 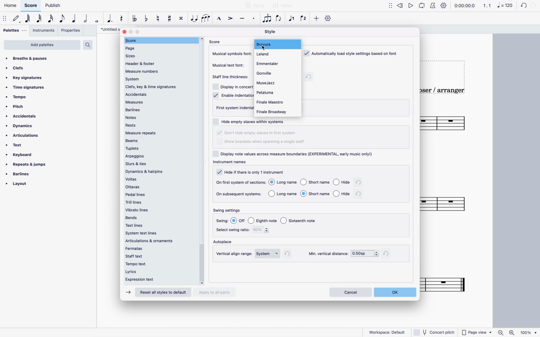 I want to click on search, so click(x=90, y=45).